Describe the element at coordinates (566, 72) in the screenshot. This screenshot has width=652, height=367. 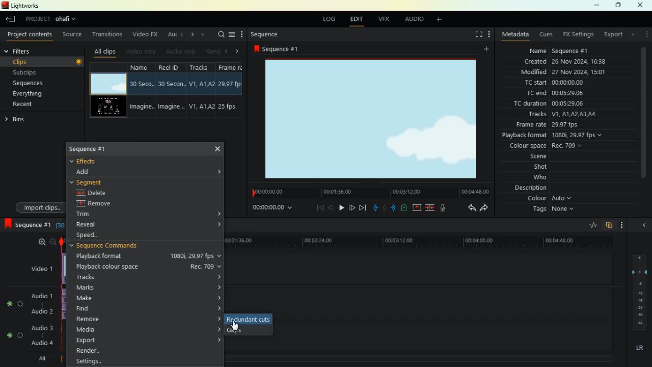
I see `modified 27 Nov 2024, 15:01` at that location.